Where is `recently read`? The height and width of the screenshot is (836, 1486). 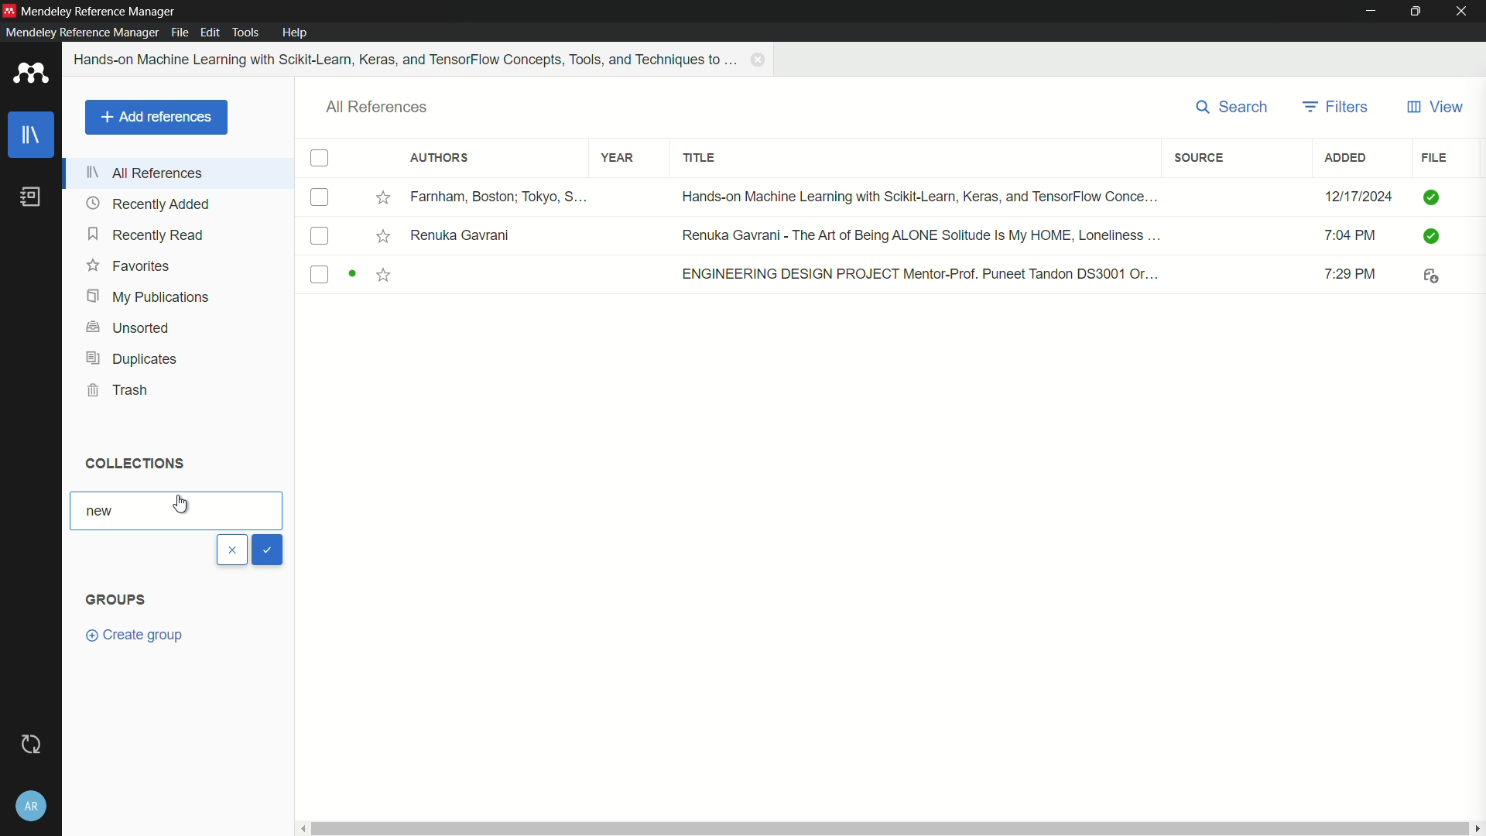 recently read is located at coordinates (148, 234).